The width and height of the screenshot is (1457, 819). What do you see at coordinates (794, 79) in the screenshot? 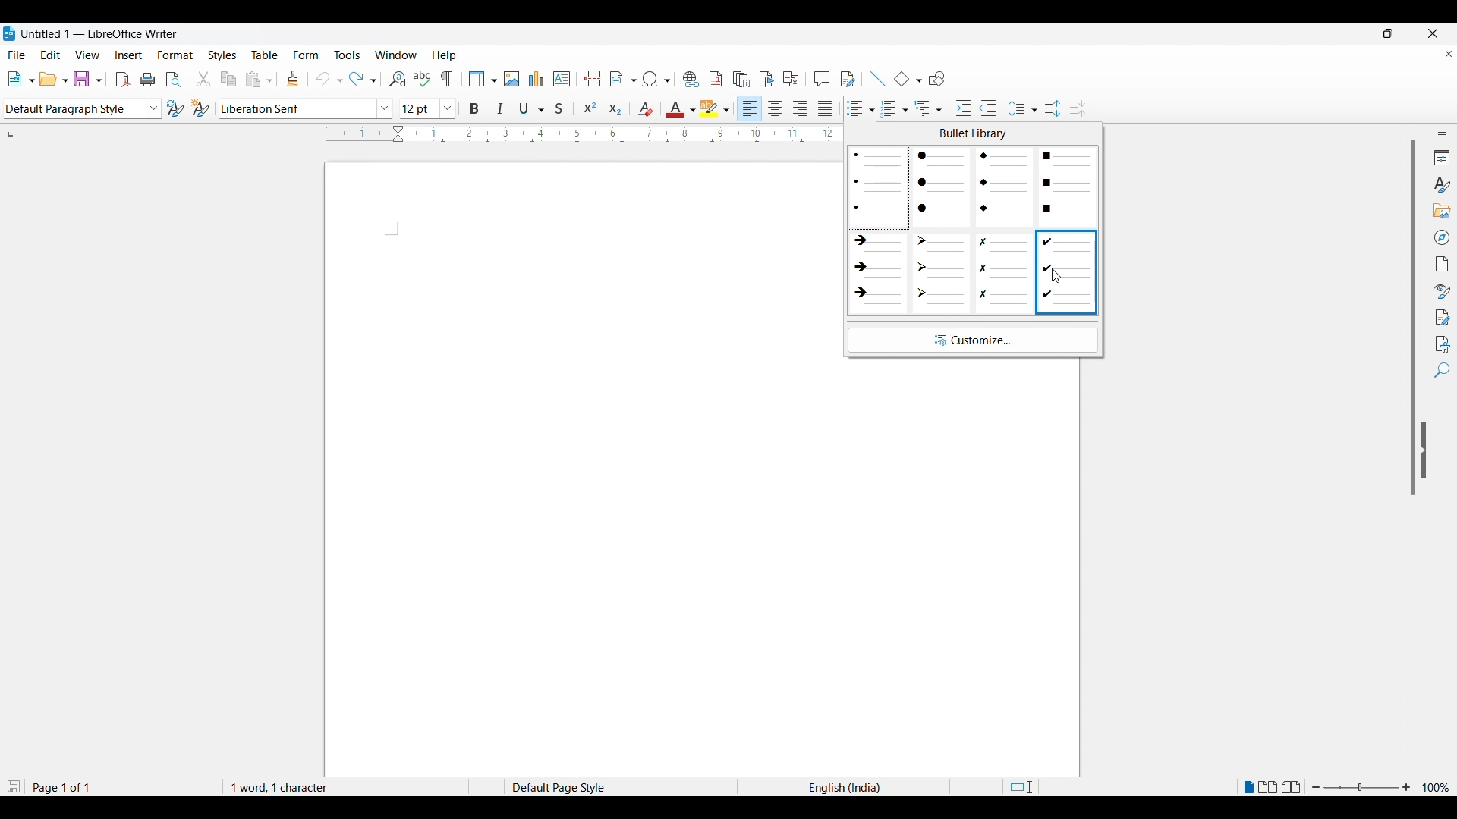
I see `insert cross references` at bounding box center [794, 79].